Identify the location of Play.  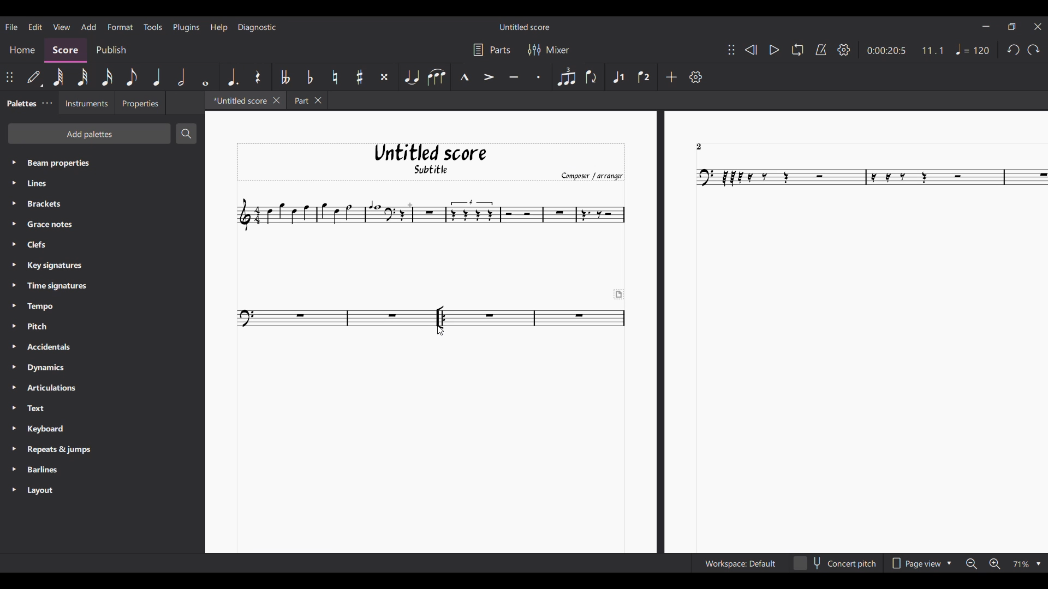
(775, 50).